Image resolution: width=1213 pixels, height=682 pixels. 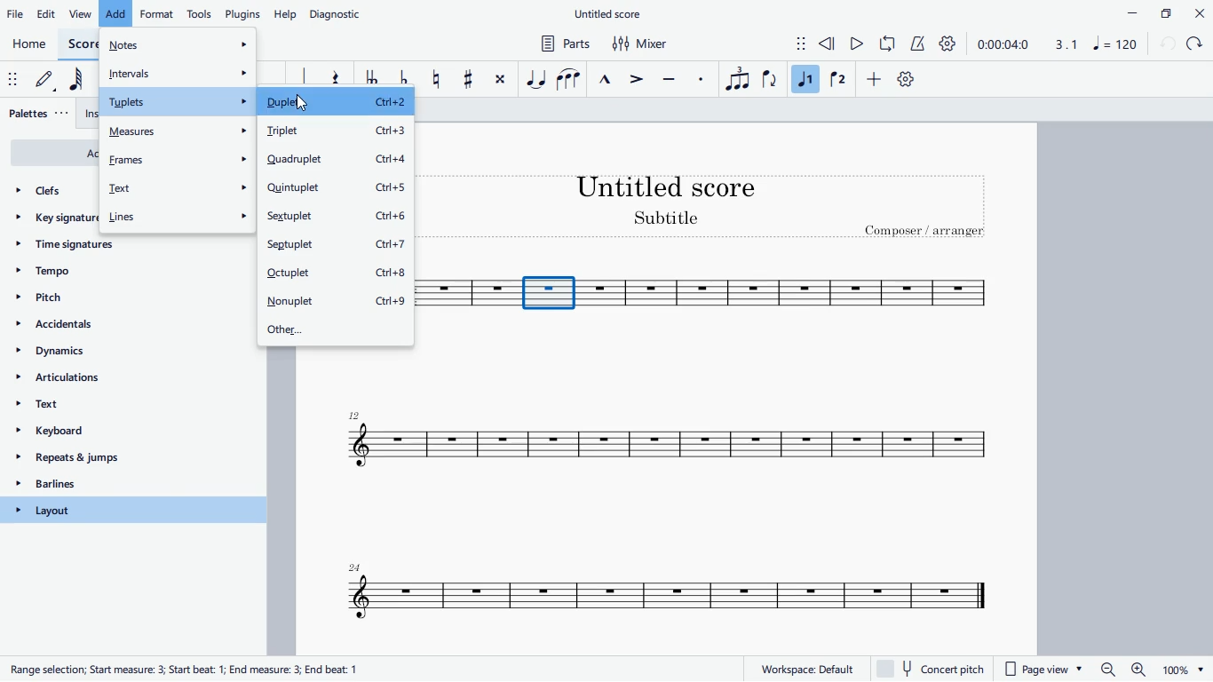 I want to click on score subtitle, so click(x=670, y=219).